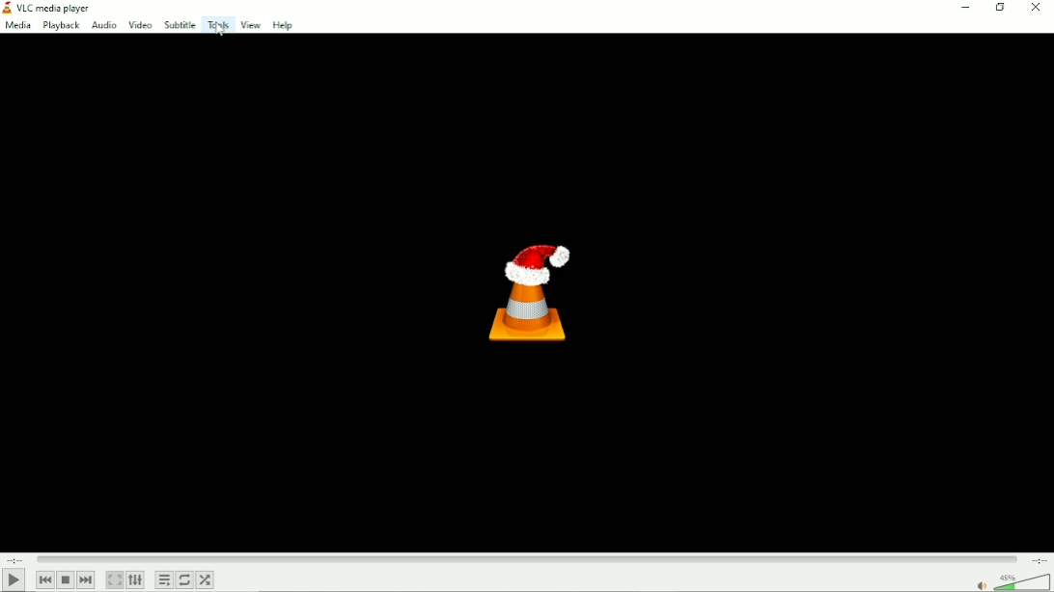  What do you see at coordinates (48, 8) in the screenshot?
I see `VLC media player` at bounding box center [48, 8].